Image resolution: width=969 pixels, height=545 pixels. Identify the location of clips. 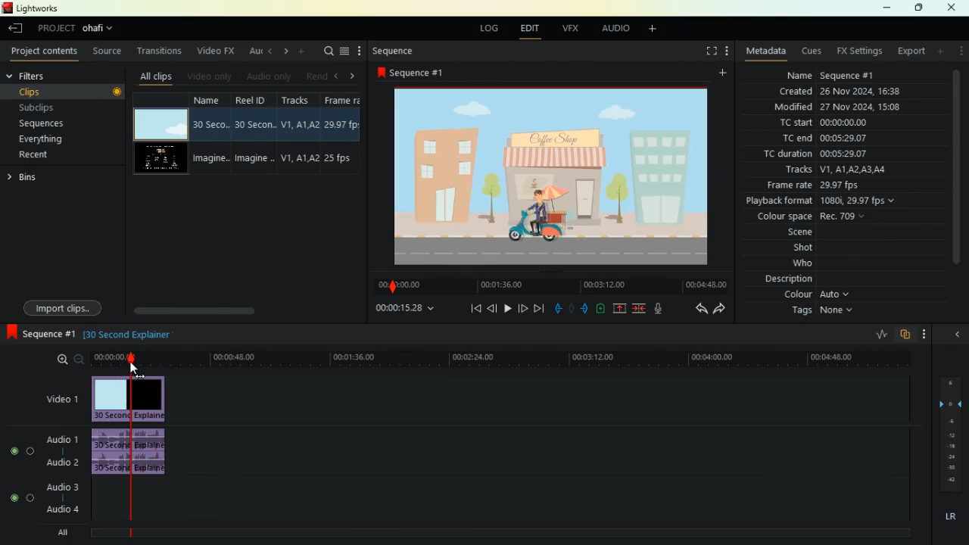
(69, 92).